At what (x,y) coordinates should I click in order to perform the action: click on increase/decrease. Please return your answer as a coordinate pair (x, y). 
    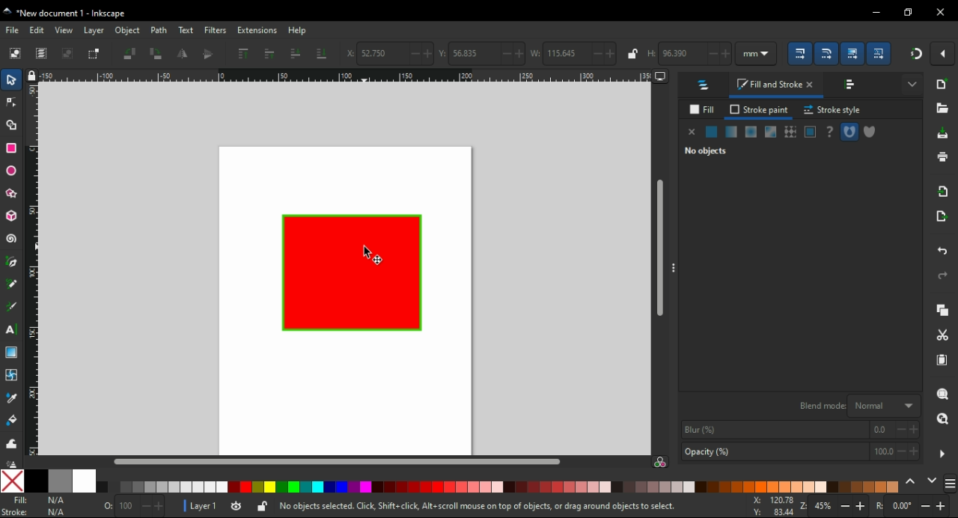
    Looking at the image, I should click on (512, 54).